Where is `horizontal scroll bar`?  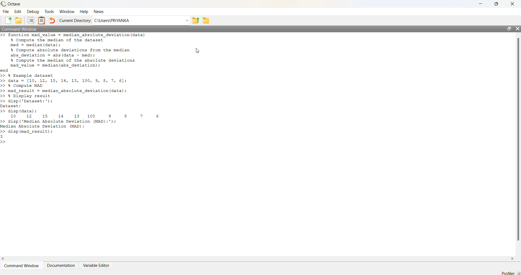 horizontal scroll bar is located at coordinates (258, 259).